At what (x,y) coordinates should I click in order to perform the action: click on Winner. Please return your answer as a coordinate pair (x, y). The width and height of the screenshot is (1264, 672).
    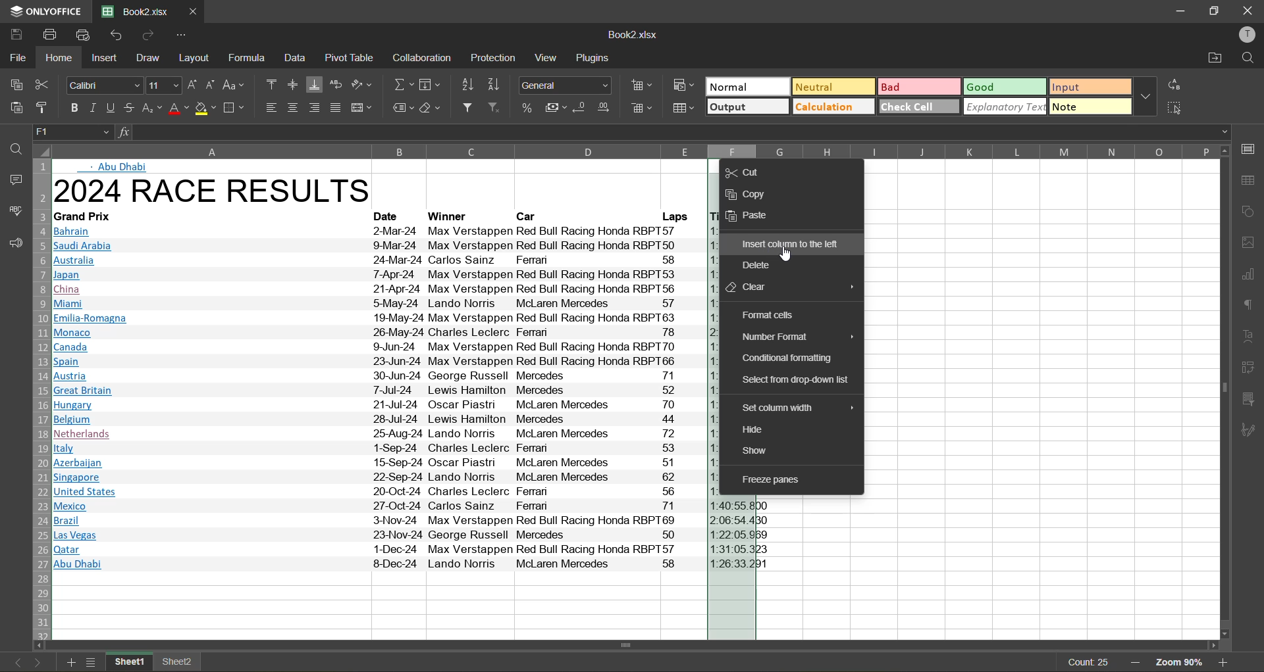
    Looking at the image, I should click on (452, 216).